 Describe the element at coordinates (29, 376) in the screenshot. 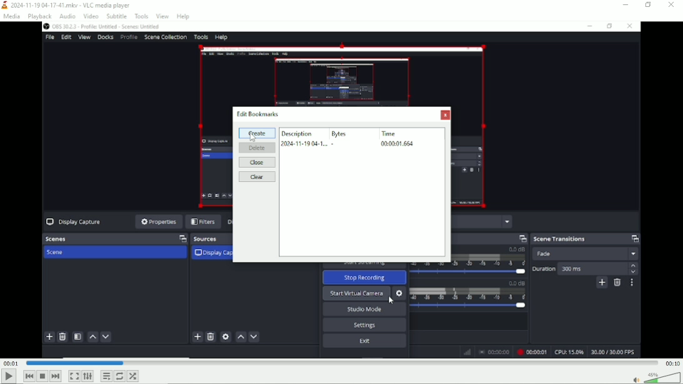

I see `Previous` at that location.